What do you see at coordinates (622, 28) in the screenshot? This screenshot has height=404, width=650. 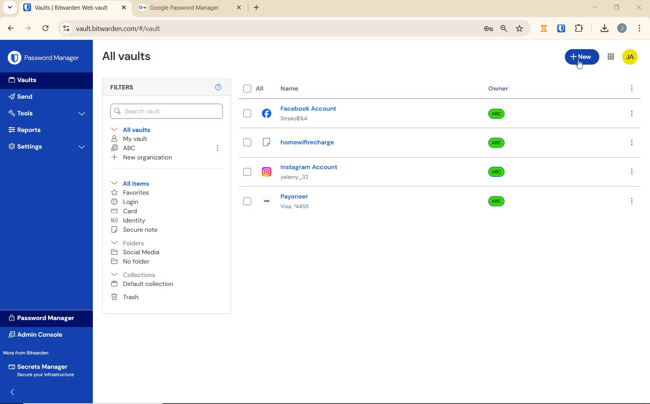 I see `Account` at bounding box center [622, 28].